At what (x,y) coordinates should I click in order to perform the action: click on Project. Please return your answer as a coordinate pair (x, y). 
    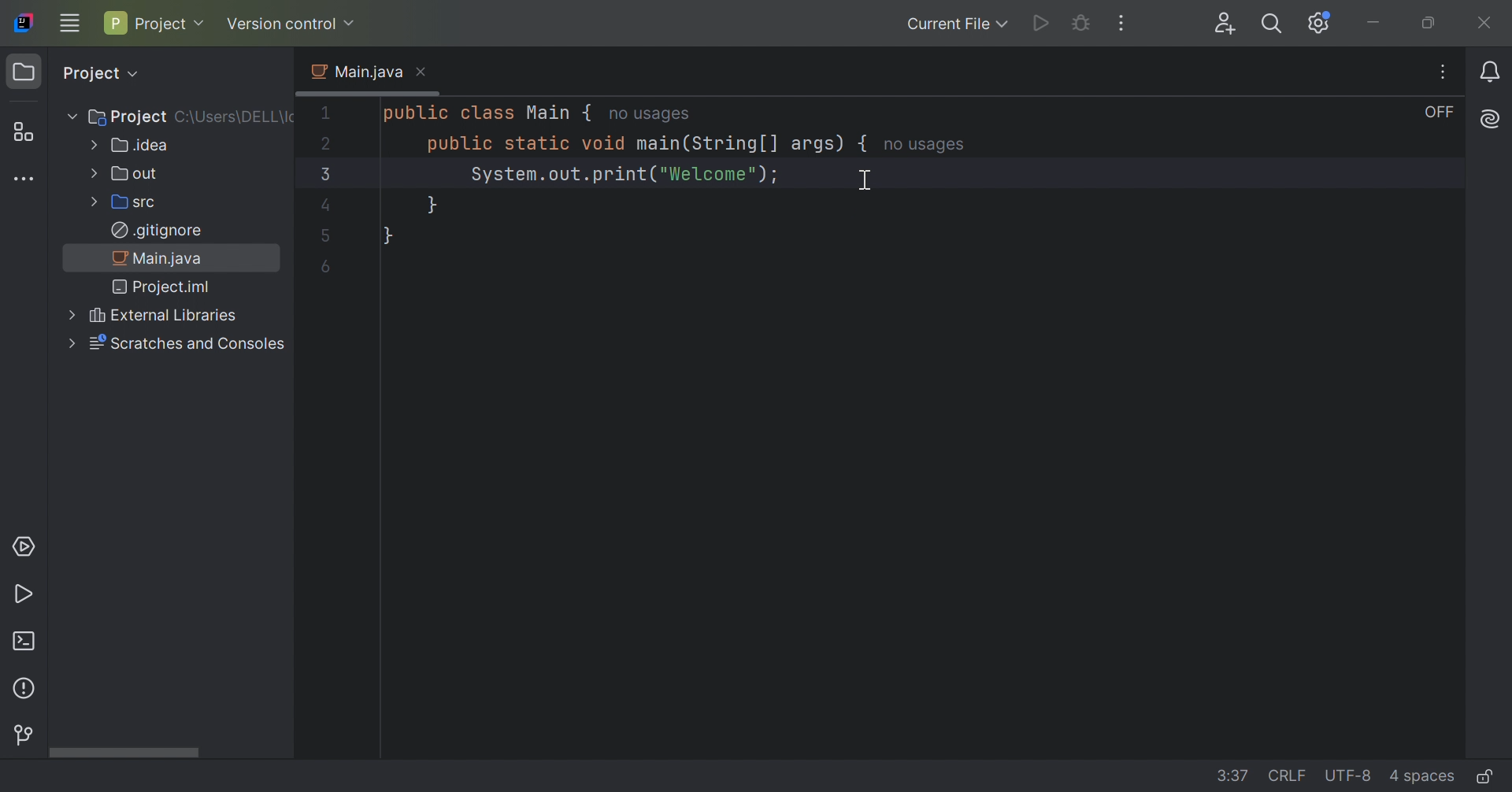
    Looking at the image, I should click on (118, 115).